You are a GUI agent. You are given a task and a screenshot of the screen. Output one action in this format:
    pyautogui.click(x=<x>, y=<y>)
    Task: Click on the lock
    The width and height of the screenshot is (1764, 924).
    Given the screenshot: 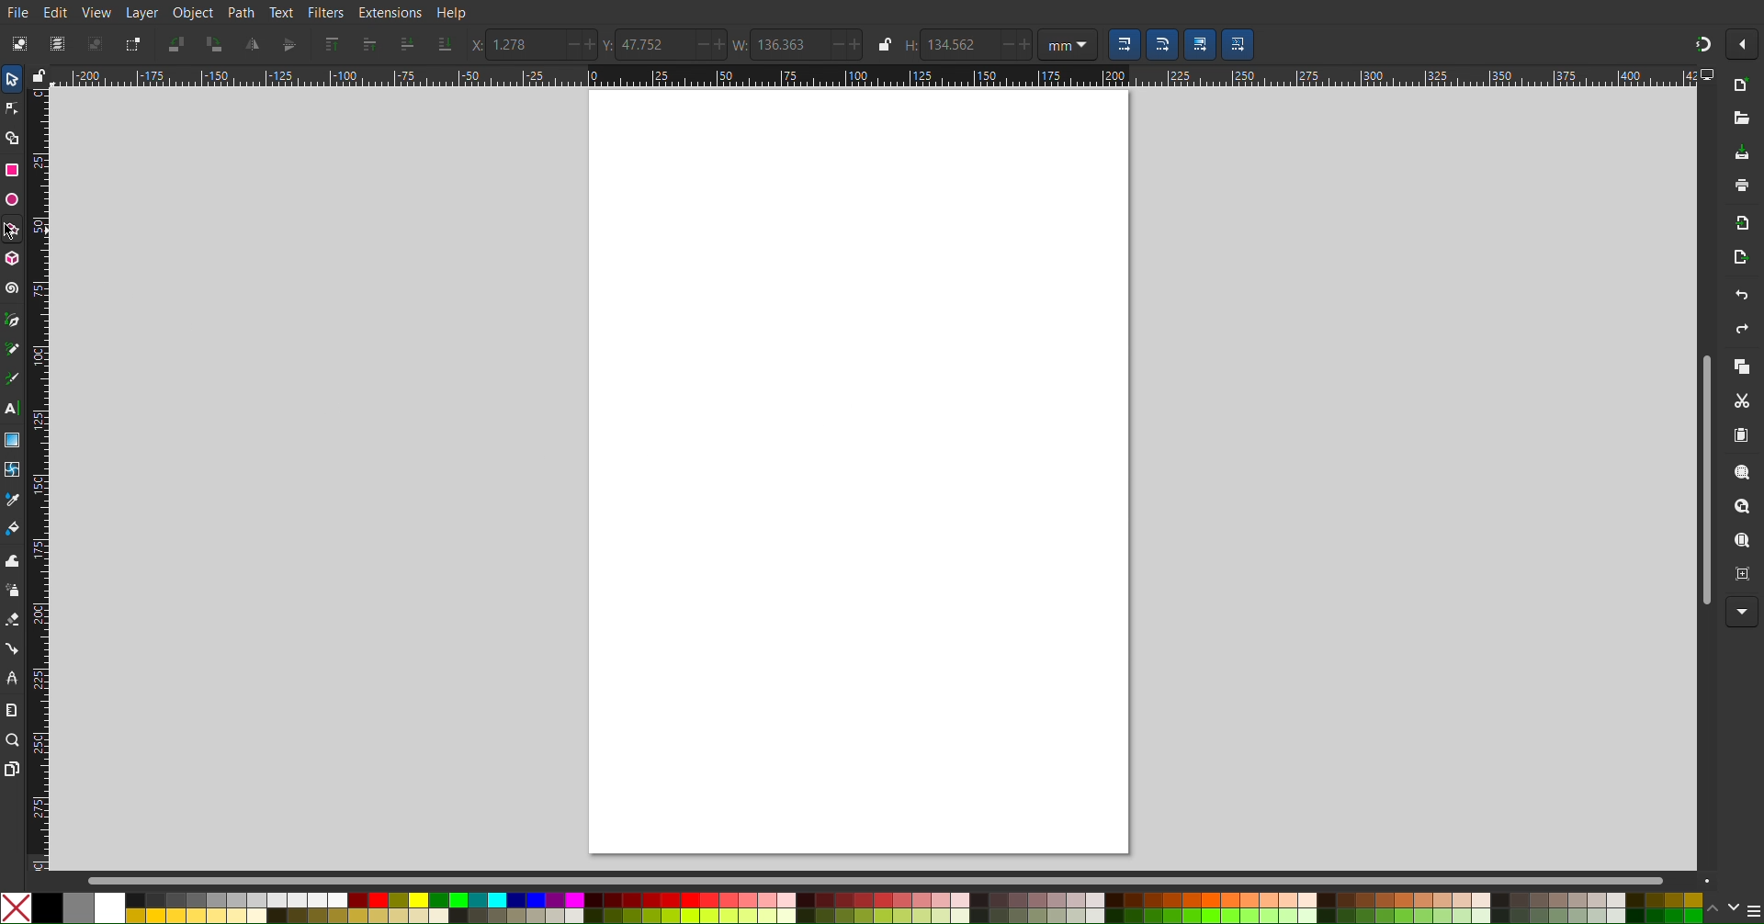 What is the action you would take?
    pyautogui.click(x=36, y=74)
    